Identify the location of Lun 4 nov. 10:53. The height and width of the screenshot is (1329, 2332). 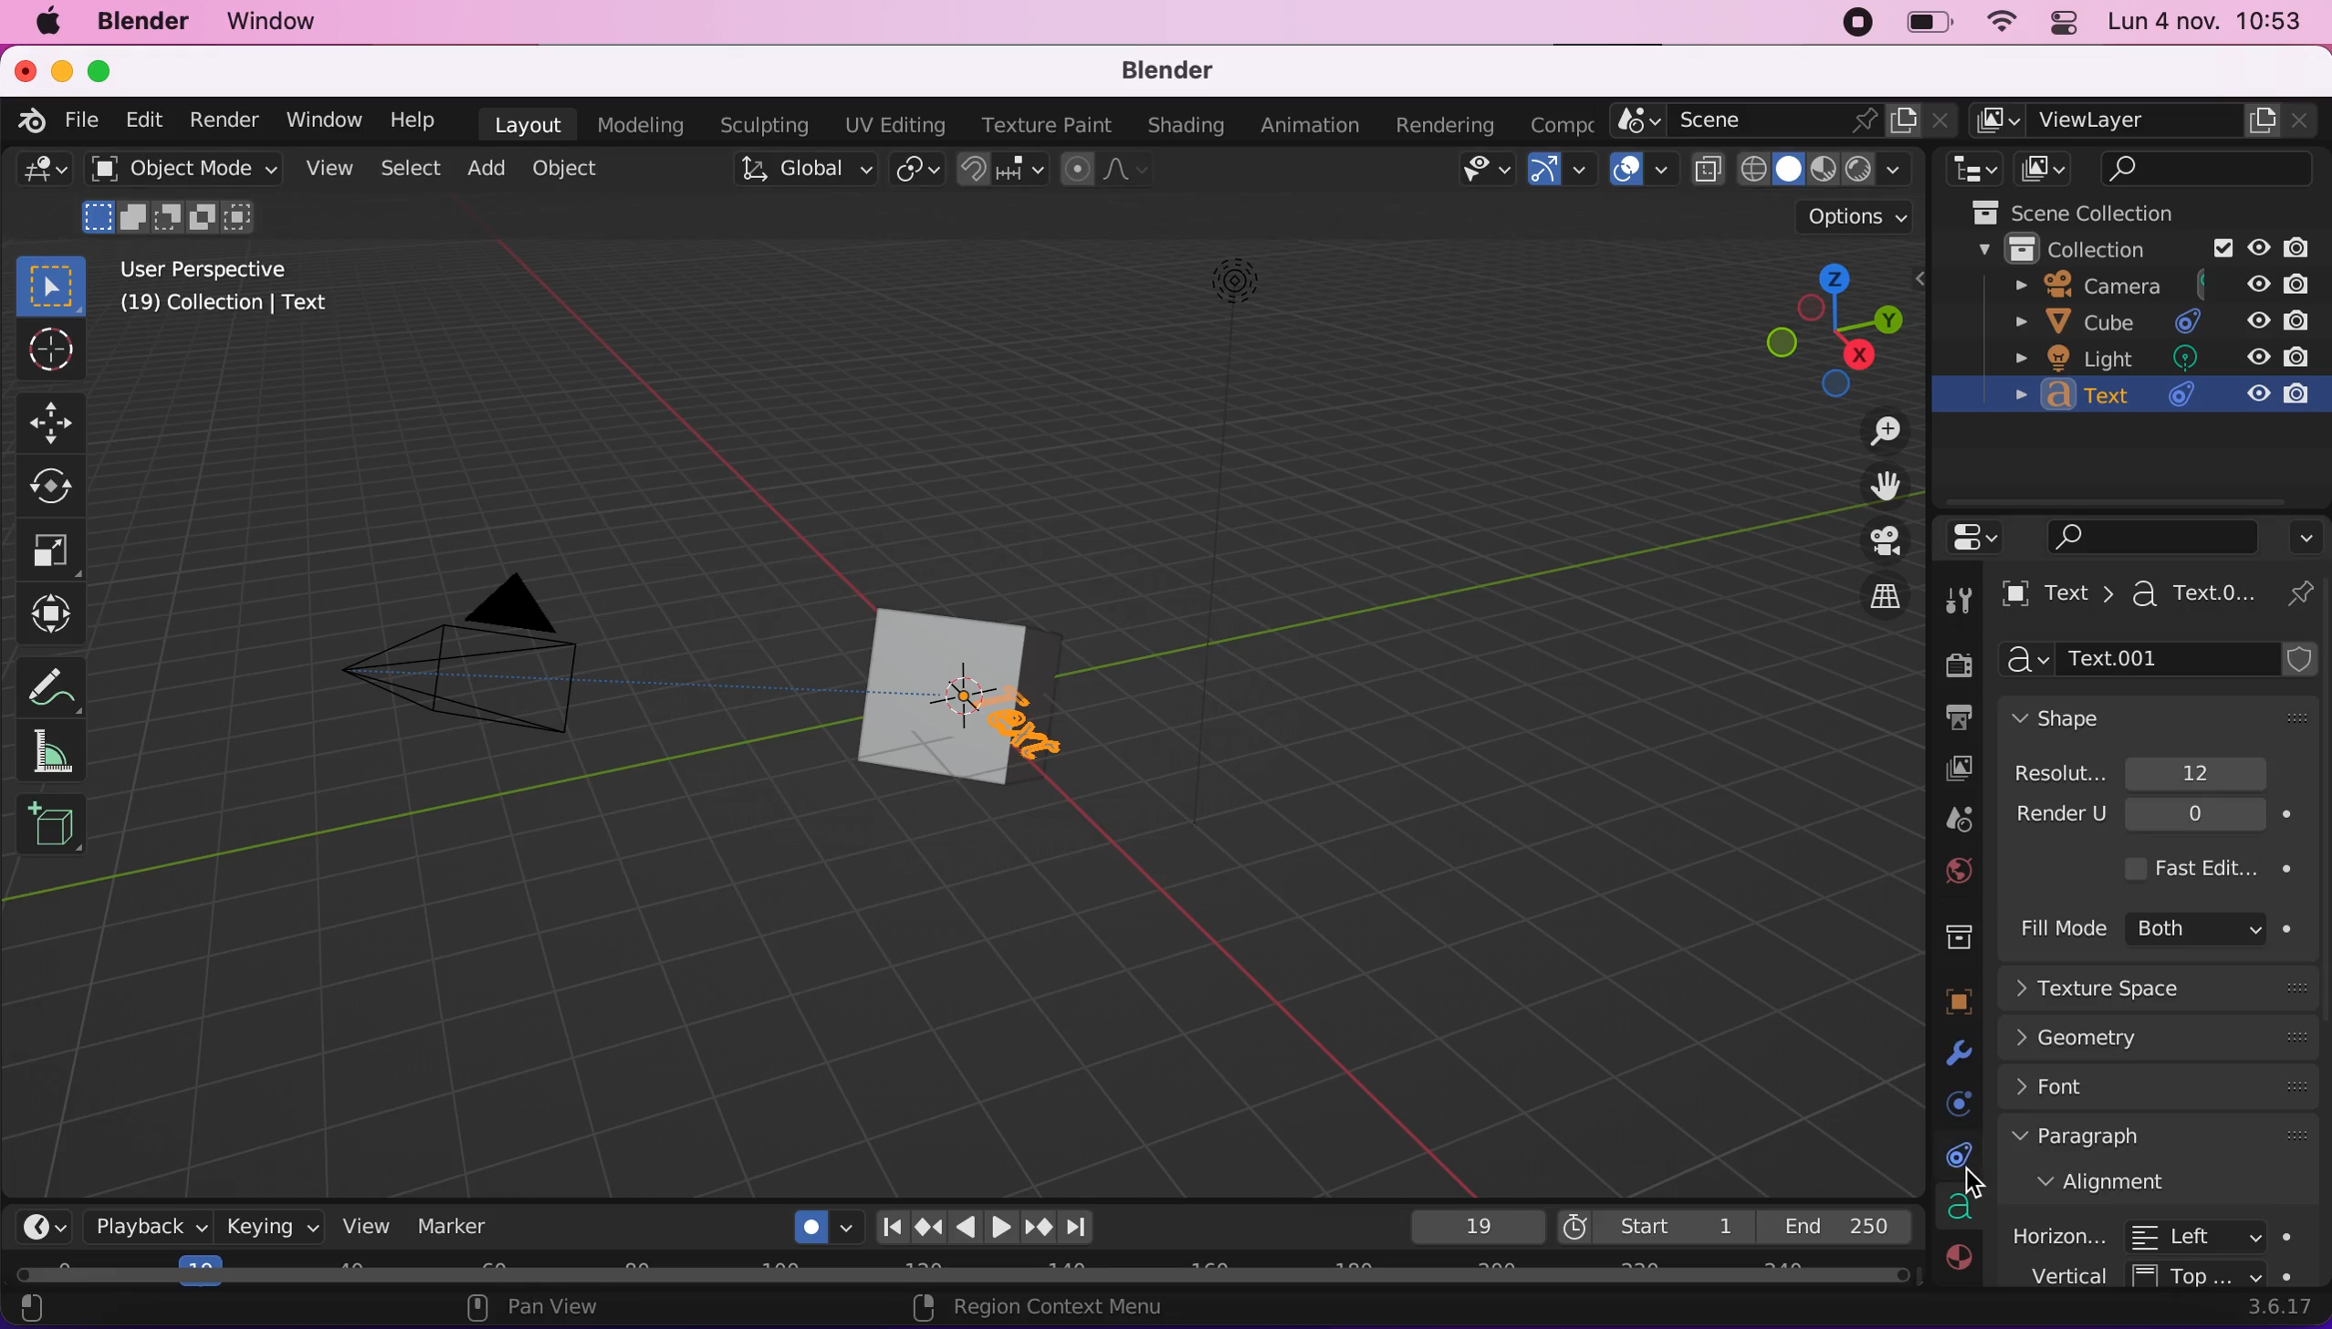
(2207, 24).